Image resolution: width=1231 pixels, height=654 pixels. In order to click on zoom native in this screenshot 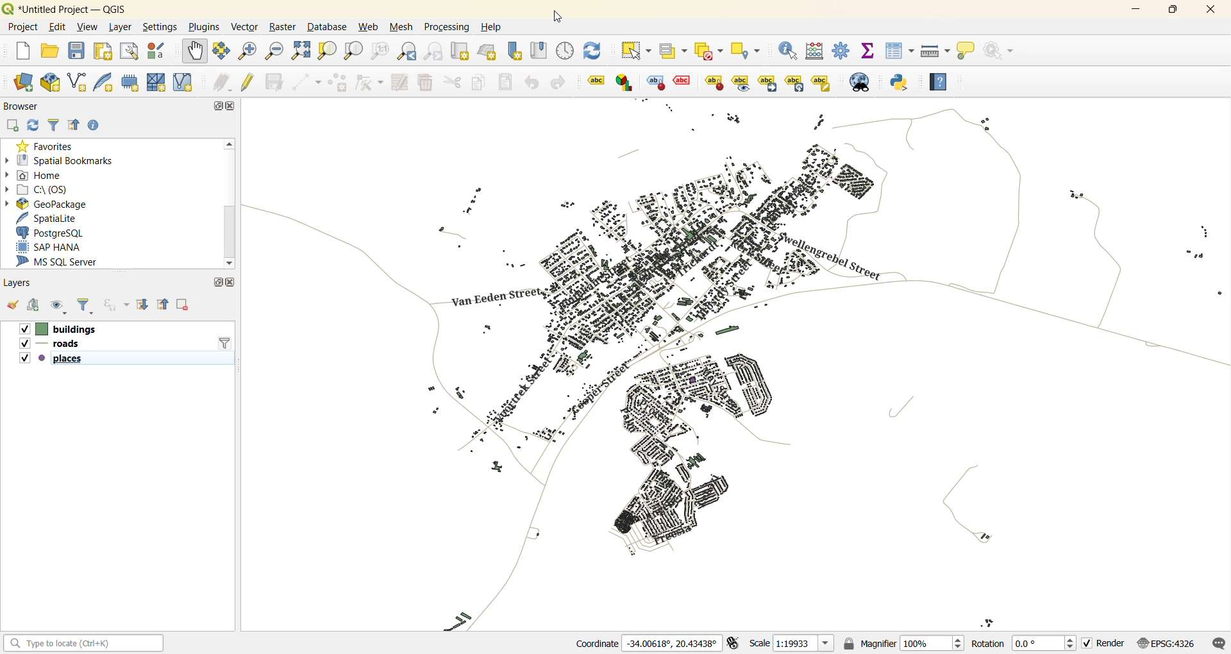, I will do `click(380, 51)`.